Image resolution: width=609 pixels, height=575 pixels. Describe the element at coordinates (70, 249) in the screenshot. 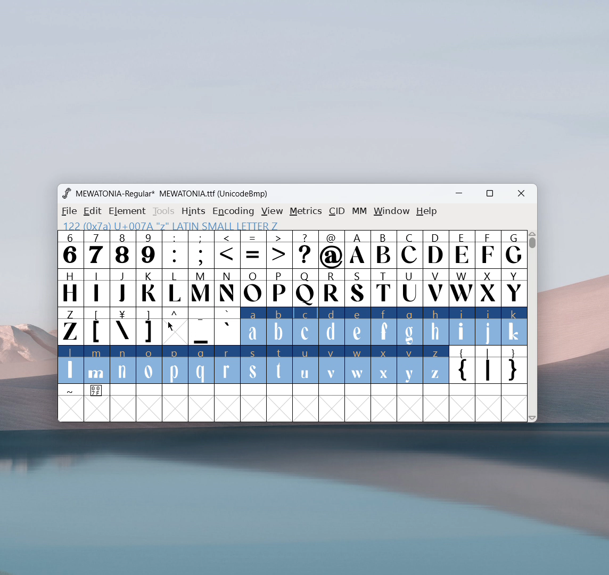

I see `6` at that location.